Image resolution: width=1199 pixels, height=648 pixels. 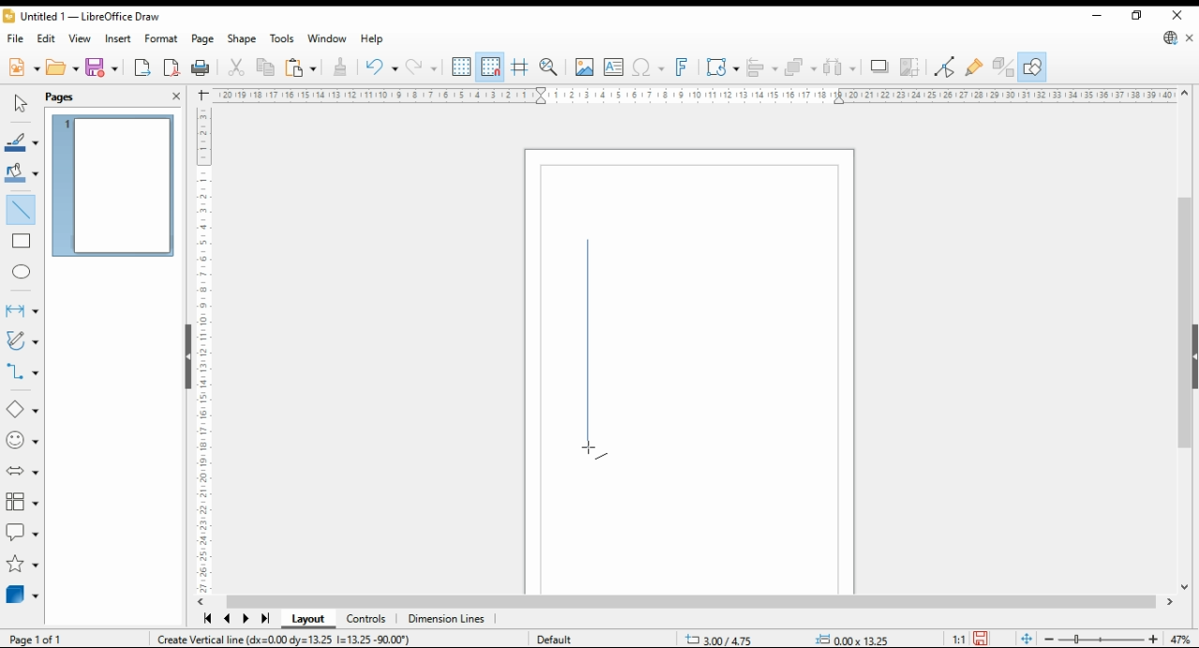 What do you see at coordinates (22, 533) in the screenshot?
I see `callout shapes` at bounding box center [22, 533].